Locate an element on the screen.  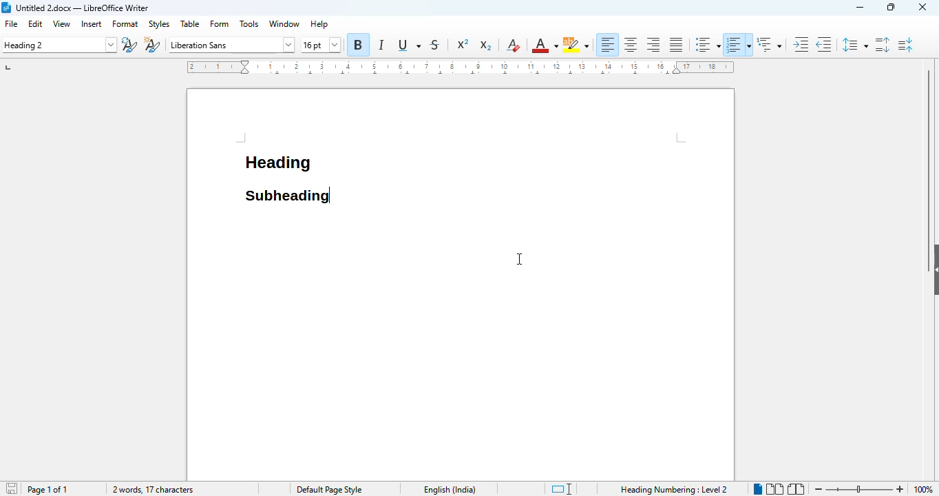
form is located at coordinates (220, 23).